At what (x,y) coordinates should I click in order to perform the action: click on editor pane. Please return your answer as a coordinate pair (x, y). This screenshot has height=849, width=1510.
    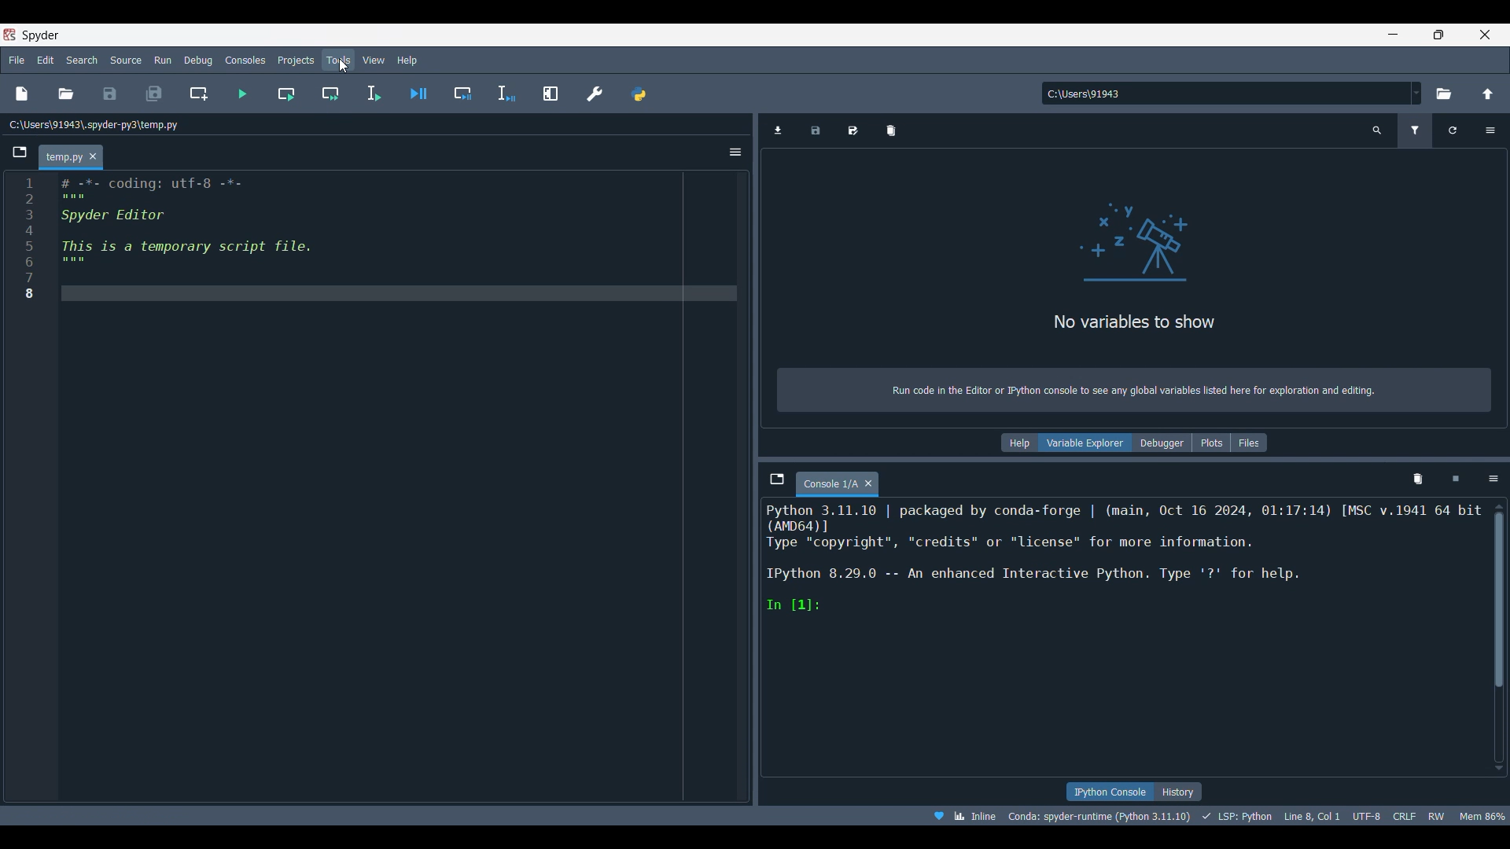
    Looking at the image, I should click on (351, 241).